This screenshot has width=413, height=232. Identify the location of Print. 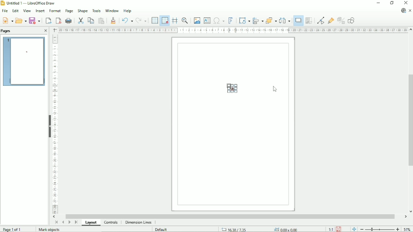
(69, 21).